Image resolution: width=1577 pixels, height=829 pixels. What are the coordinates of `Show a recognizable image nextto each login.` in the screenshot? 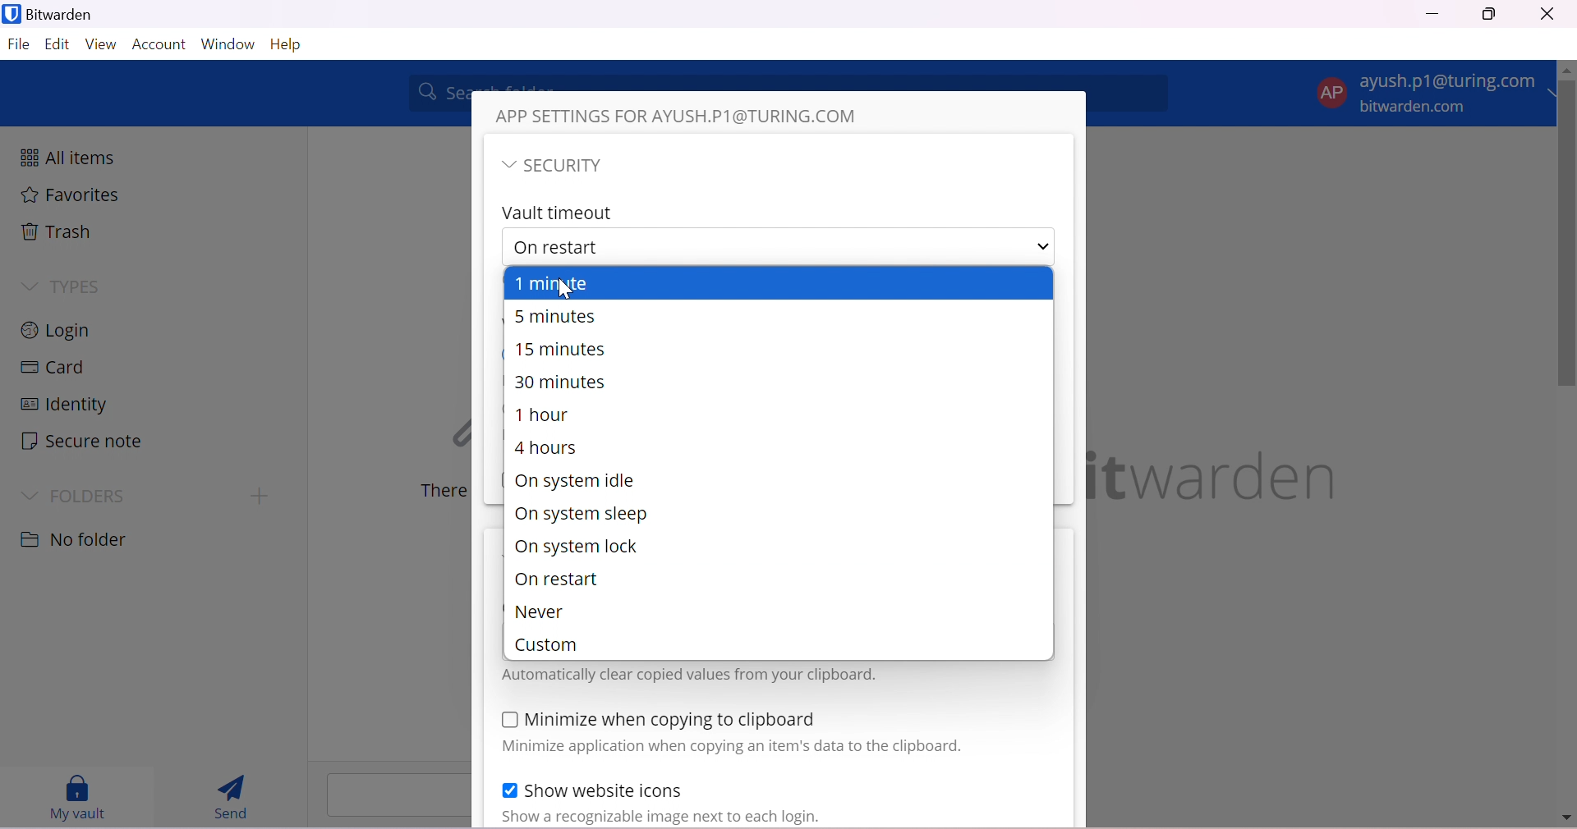 It's located at (702, 818).